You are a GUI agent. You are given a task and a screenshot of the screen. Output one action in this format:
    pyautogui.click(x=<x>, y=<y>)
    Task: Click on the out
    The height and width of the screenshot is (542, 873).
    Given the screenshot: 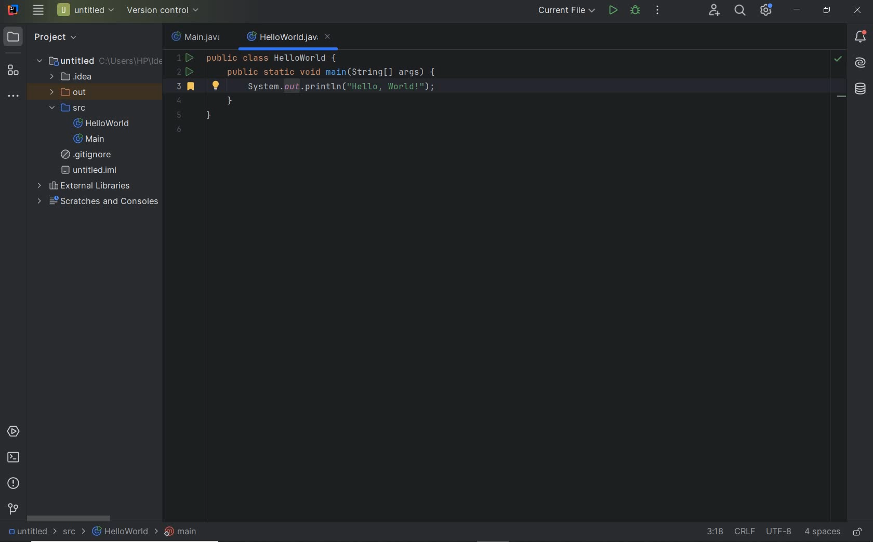 What is the action you would take?
    pyautogui.click(x=66, y=93)
    